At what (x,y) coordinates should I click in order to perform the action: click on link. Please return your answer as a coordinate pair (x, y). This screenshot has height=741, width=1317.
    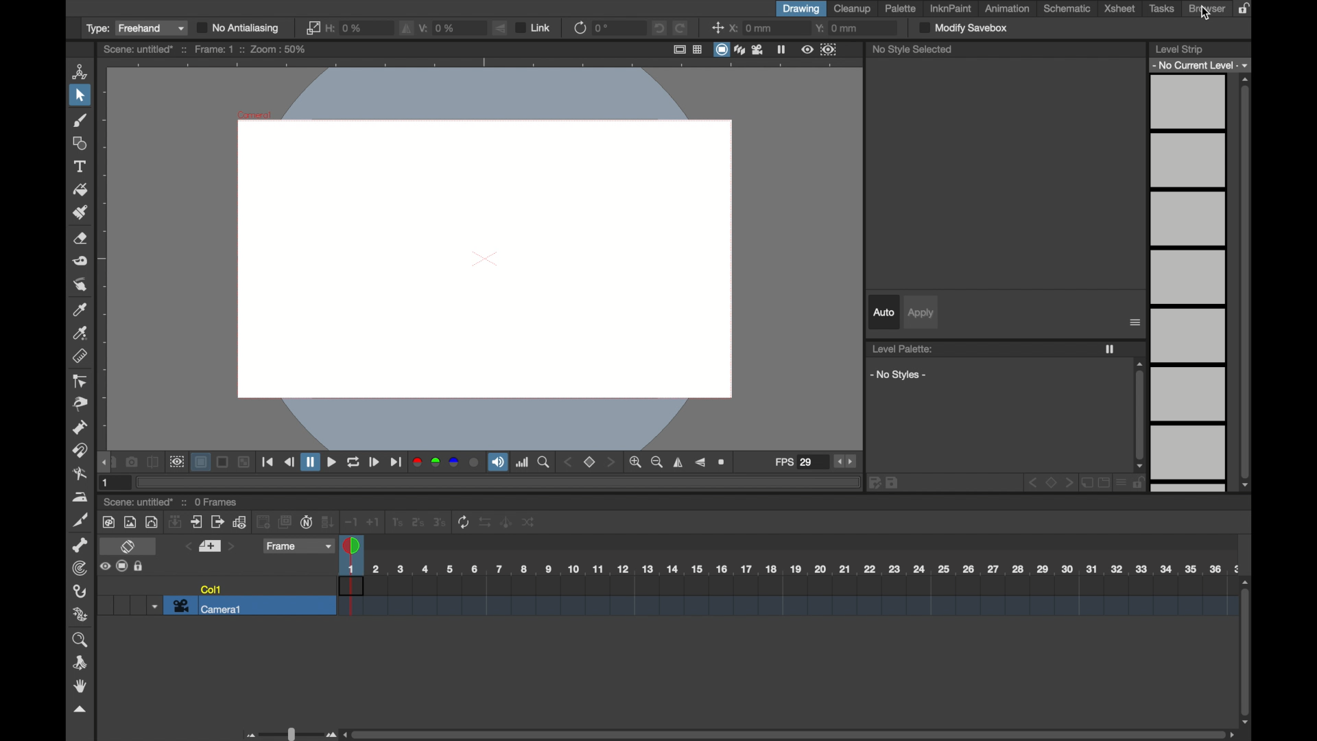
    Looking at the image, I should click on (311, 27).